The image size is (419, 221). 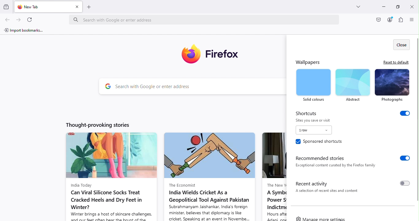 What do you see at coordinates (337, 166) in the screenshot?
I see `Exceptional content curated by the Firefox family` at bounding box center [337, 166].